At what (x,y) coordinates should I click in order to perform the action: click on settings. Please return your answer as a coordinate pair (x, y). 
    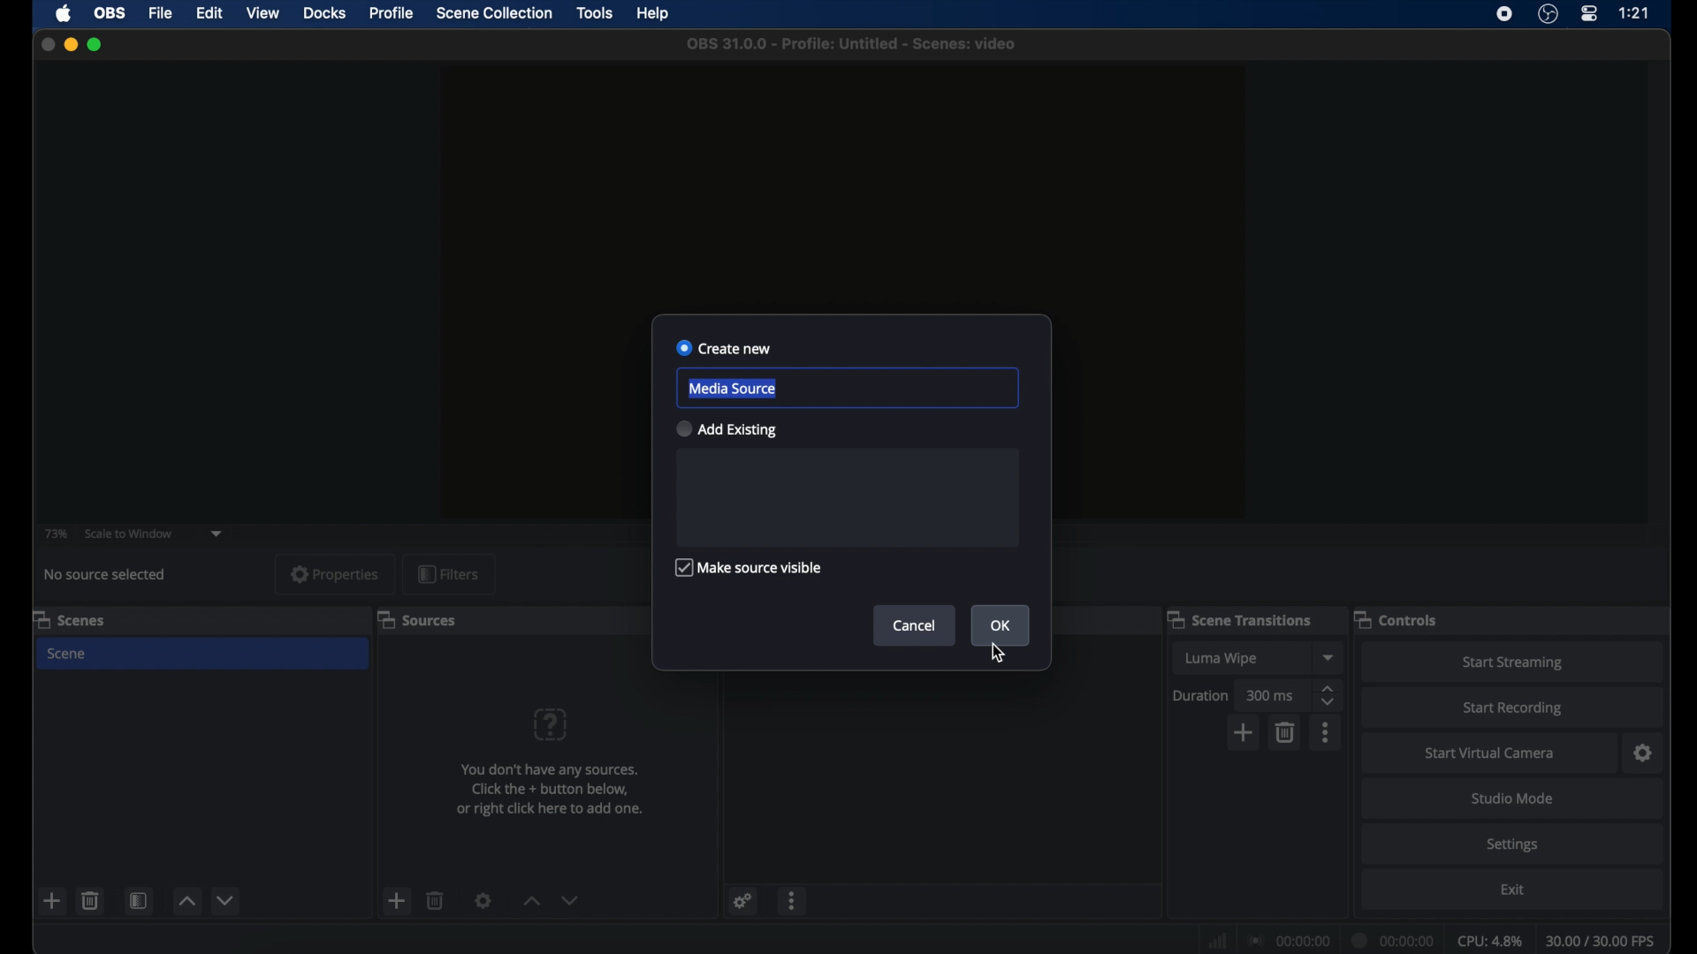
    Looking at the image, I should click on (483, 901).